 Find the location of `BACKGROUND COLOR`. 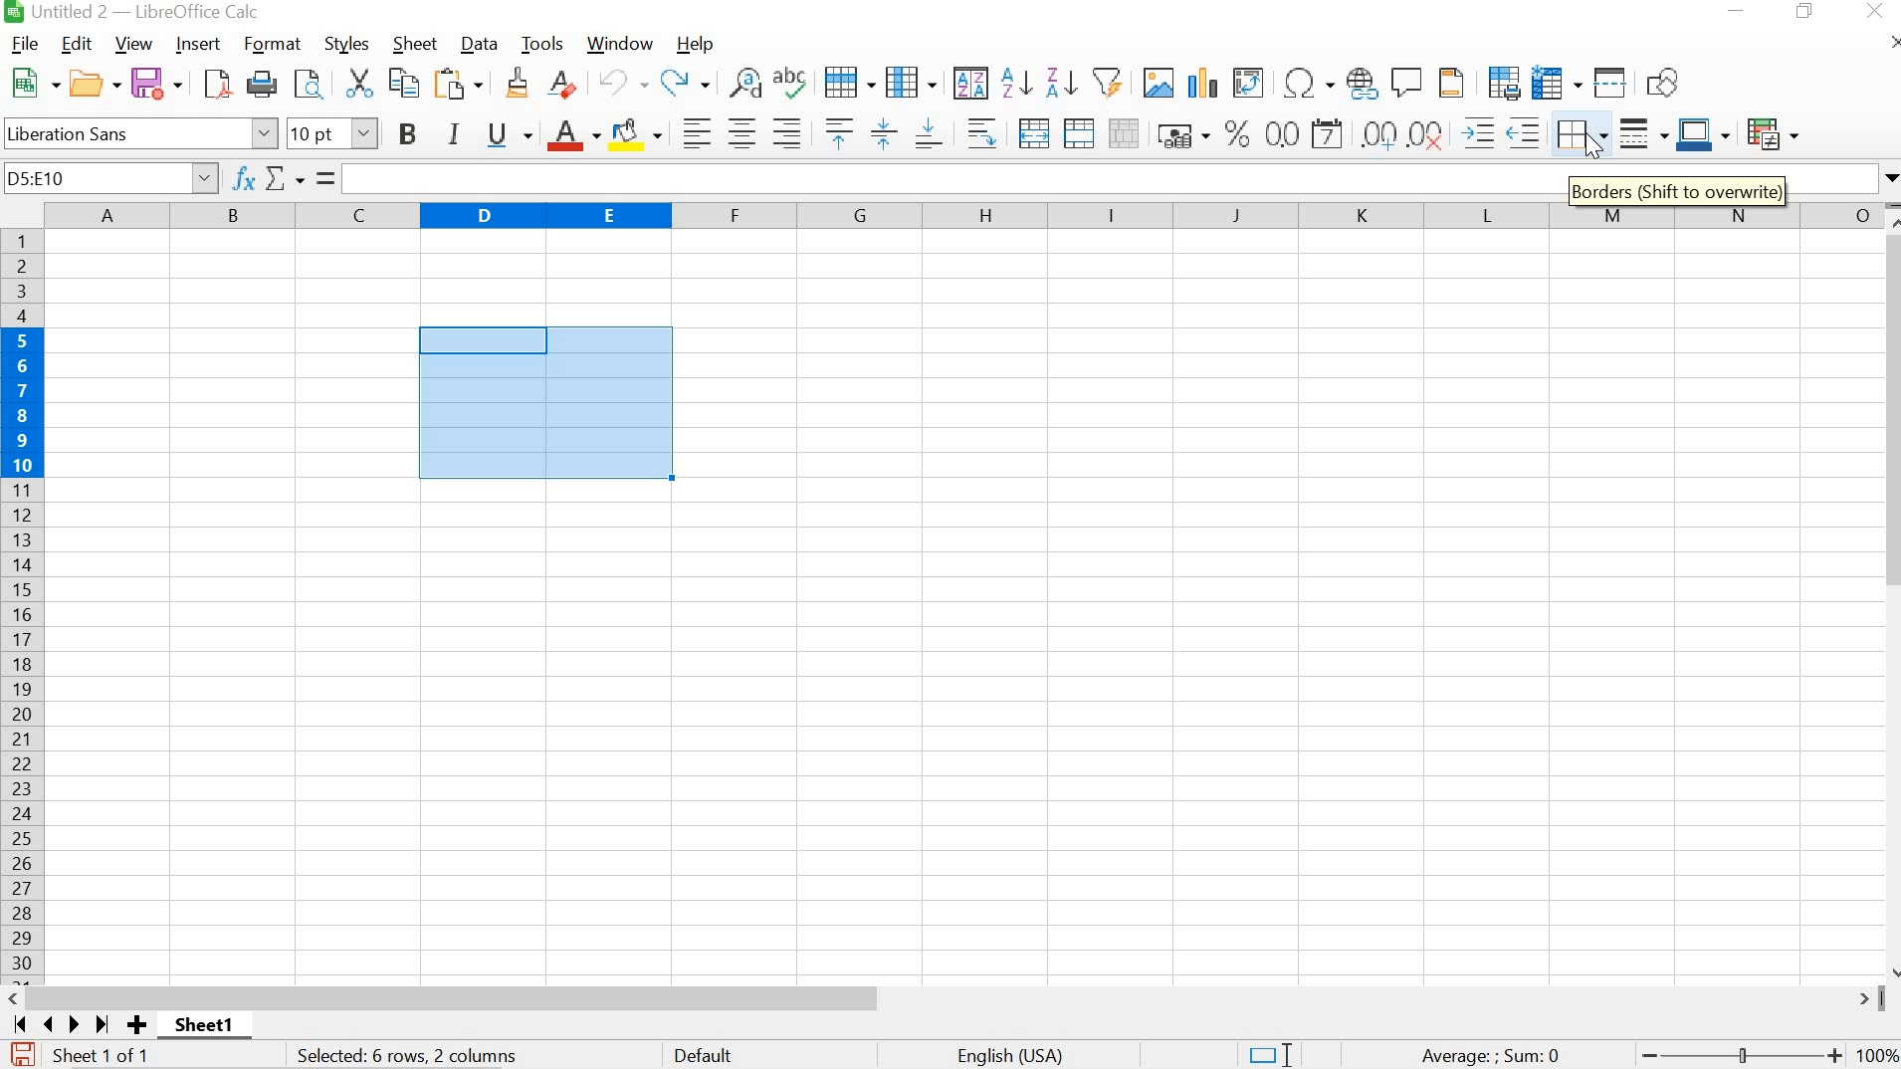

BACKGROUND COLOR is located at coordinates (637, 133).